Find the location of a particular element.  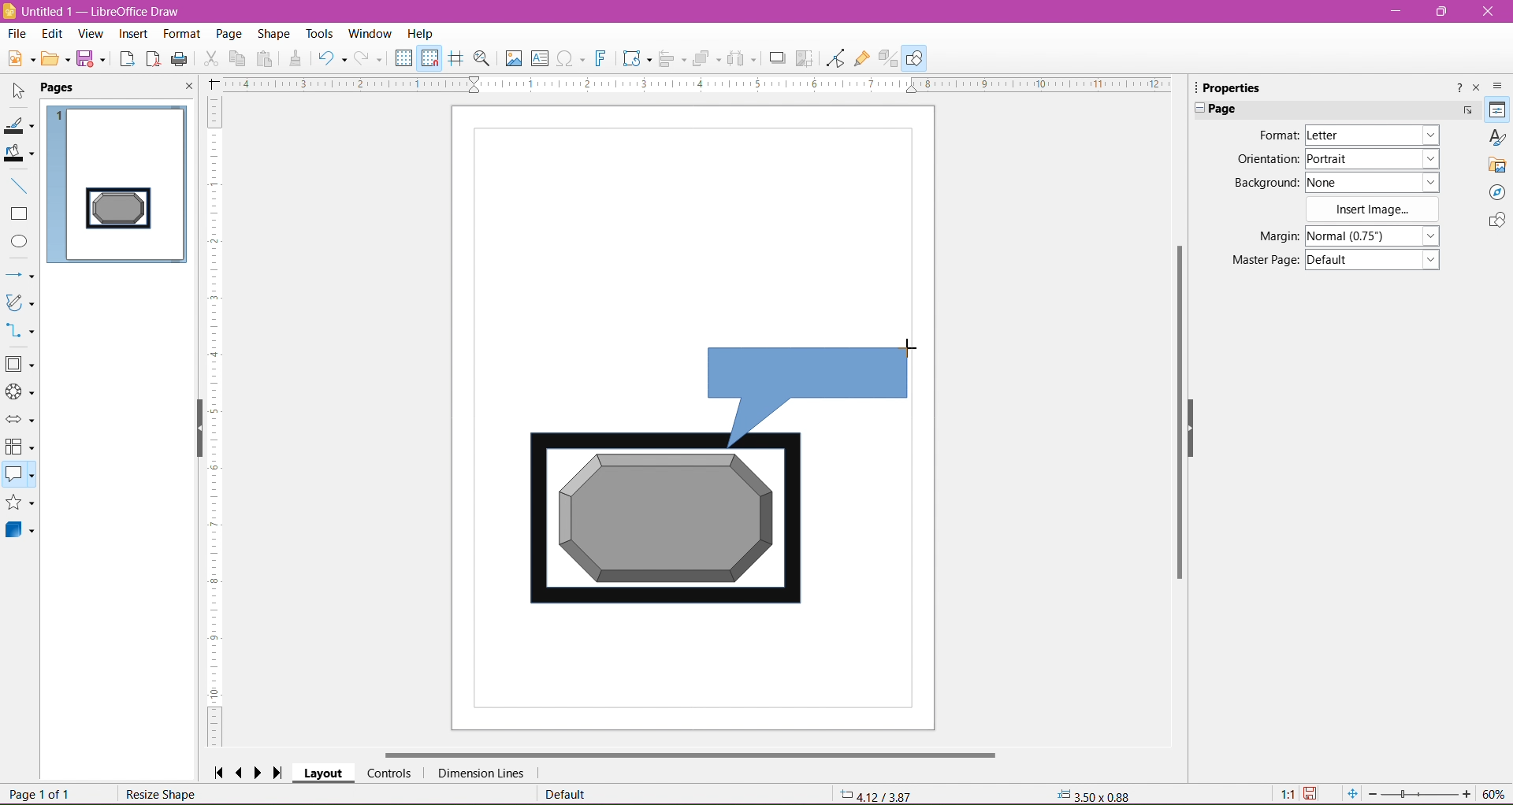

4.12/3.78 is located at coordinates (885, 793).